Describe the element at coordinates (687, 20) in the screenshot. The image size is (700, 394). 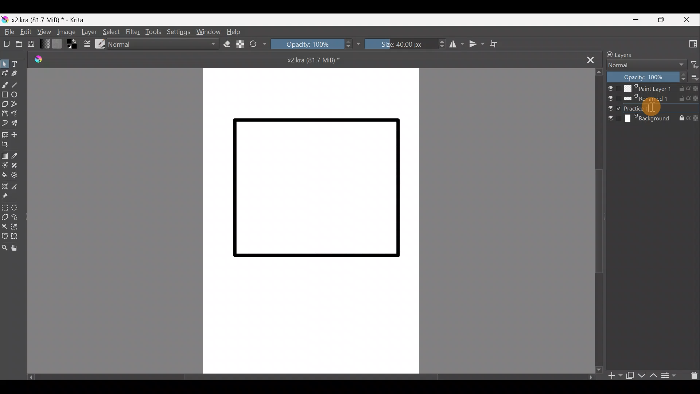
I see `Close` at that location.